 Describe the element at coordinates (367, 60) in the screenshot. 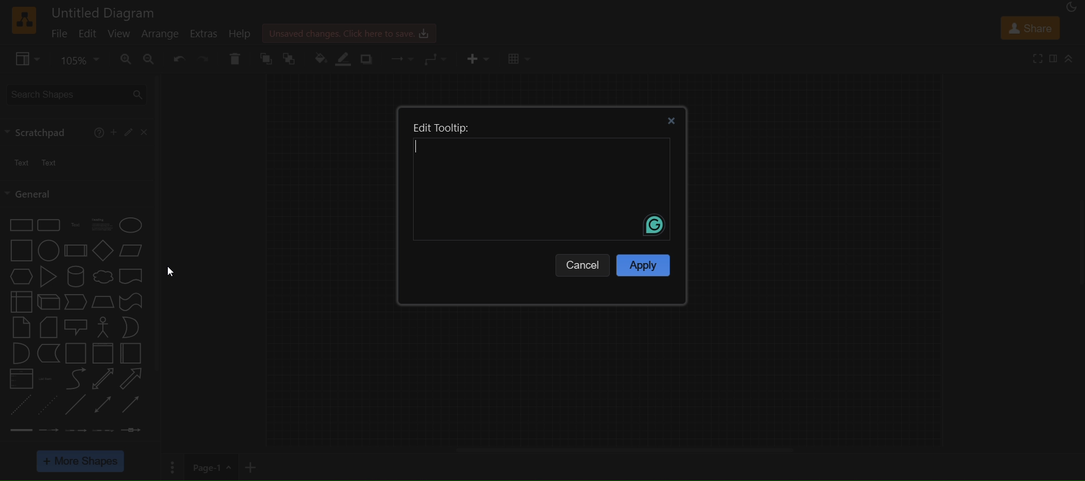

I see `shadows` at that location.